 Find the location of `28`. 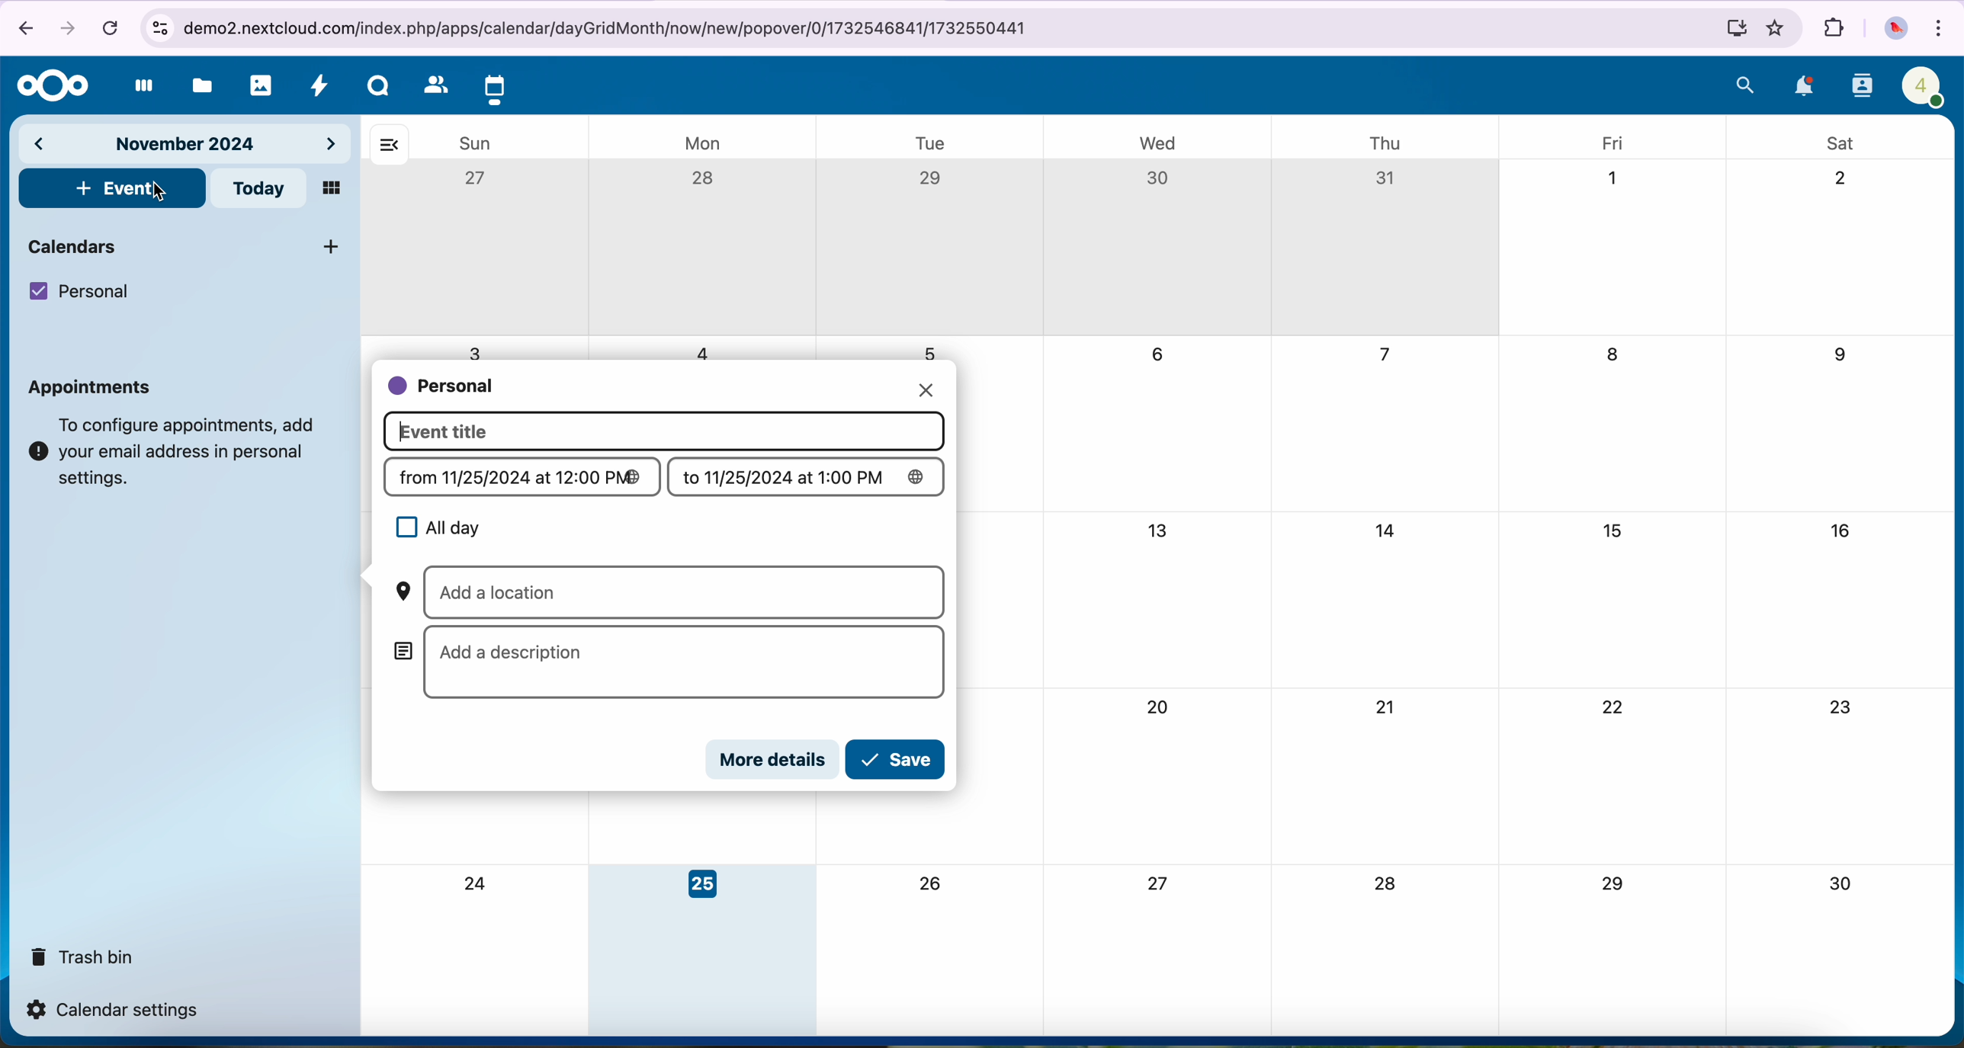

28 is located at coordinates (1386, 886).